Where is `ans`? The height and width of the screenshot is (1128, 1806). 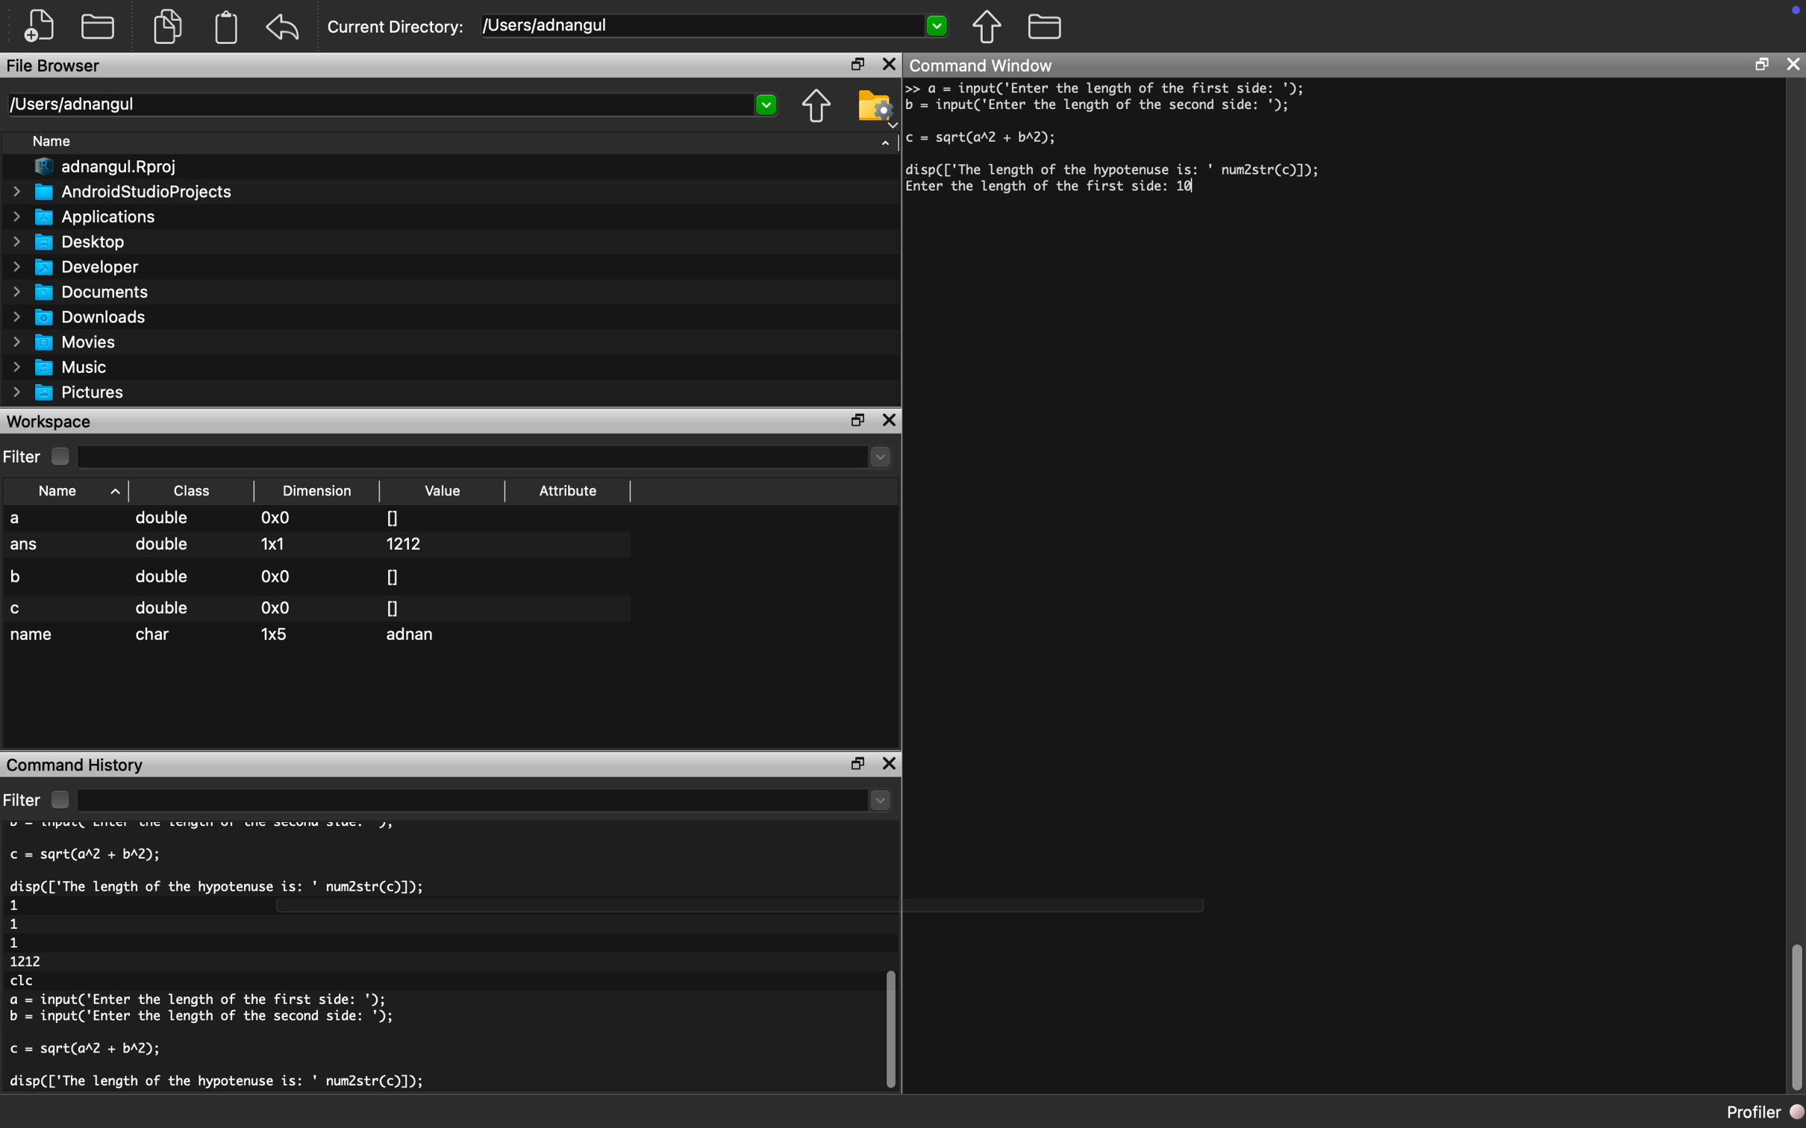
ans is located at coordinates (25, 547).